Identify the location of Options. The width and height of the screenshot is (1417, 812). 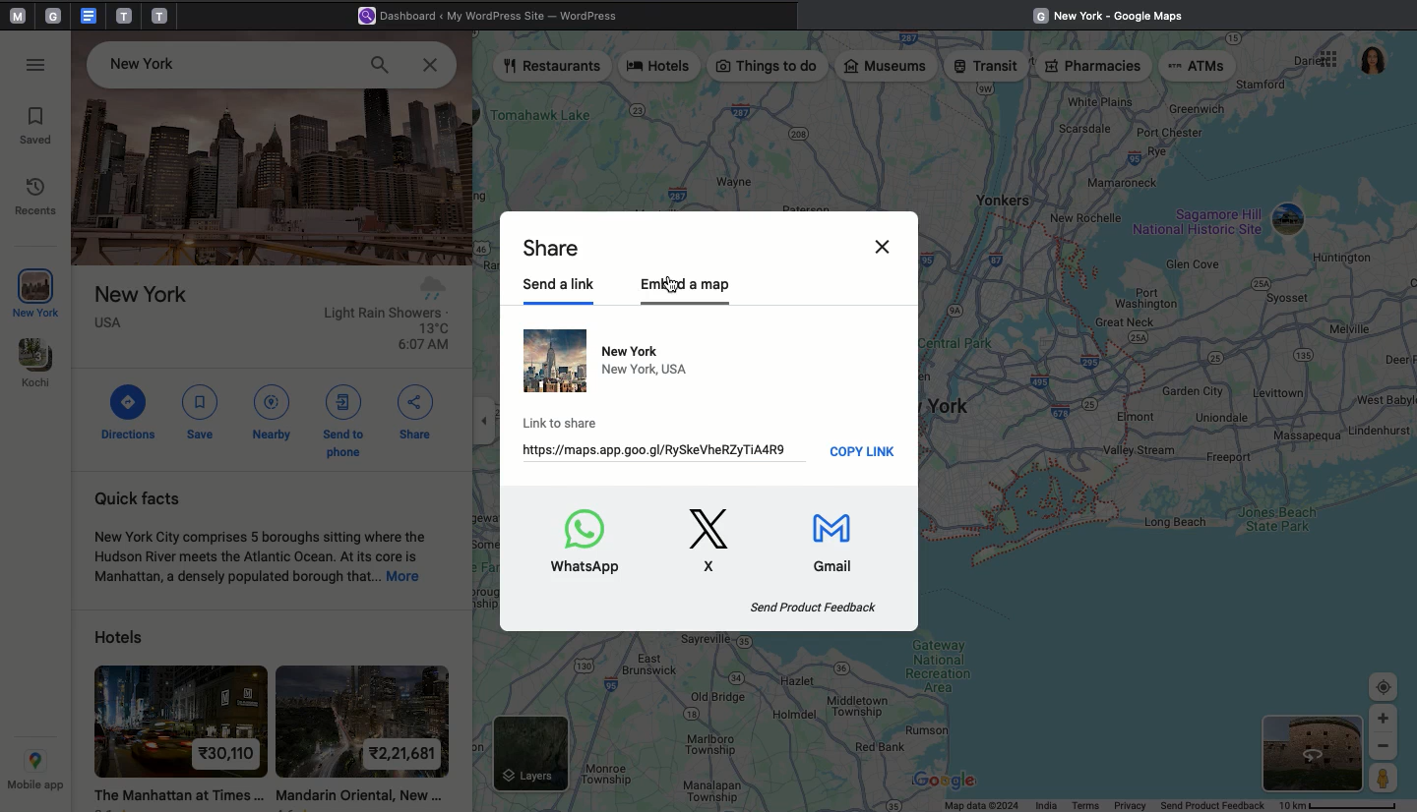
(38, 66).